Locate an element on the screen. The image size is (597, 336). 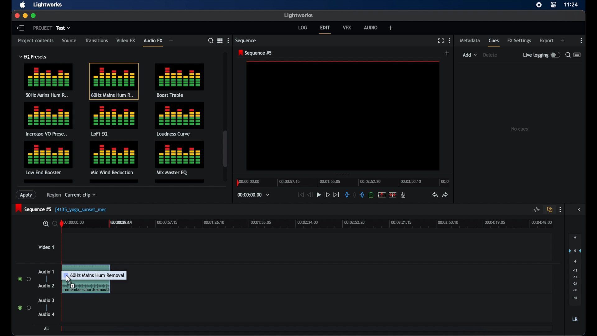
add is located at coordinates (562, 41).